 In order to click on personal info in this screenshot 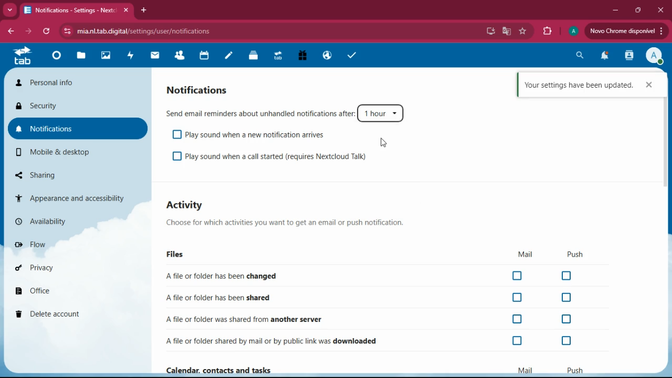, I will do `click(78, 82)`.